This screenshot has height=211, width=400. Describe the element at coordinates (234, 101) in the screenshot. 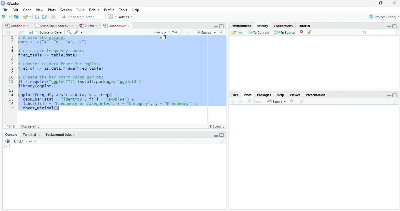

I see `Back` at that location.